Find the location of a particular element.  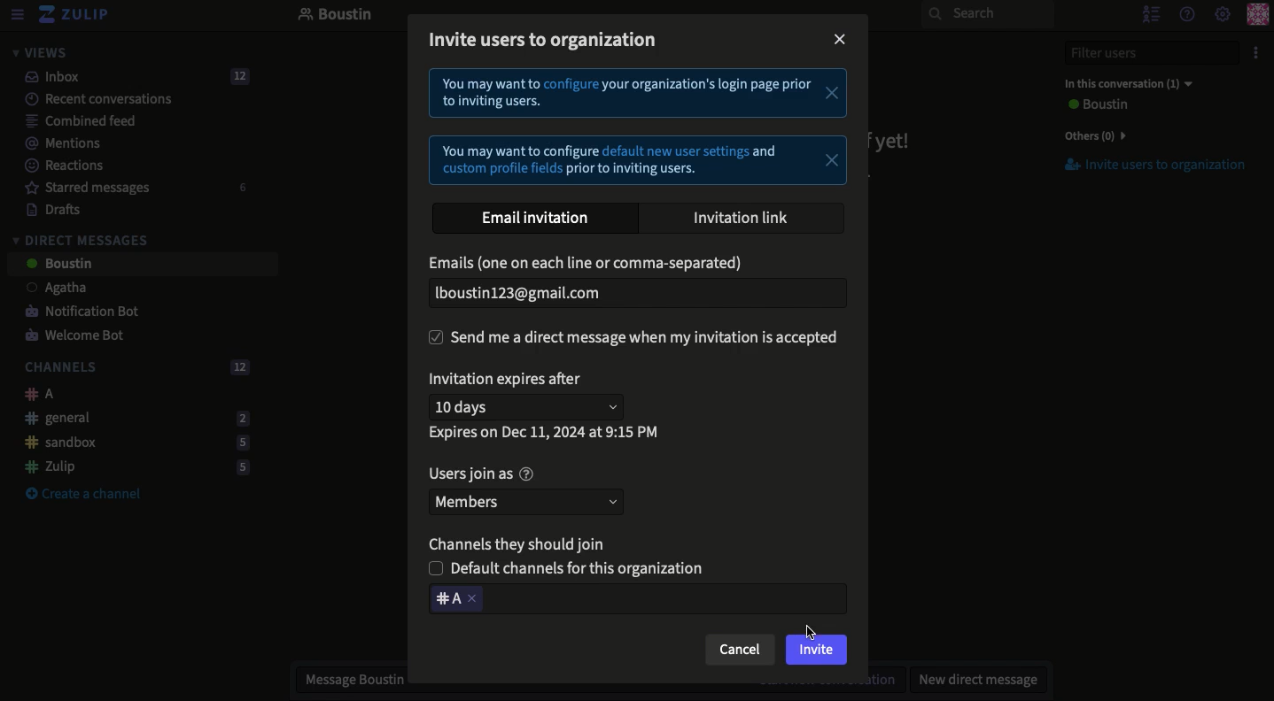

Users join as is located at coordinates (480, 474).